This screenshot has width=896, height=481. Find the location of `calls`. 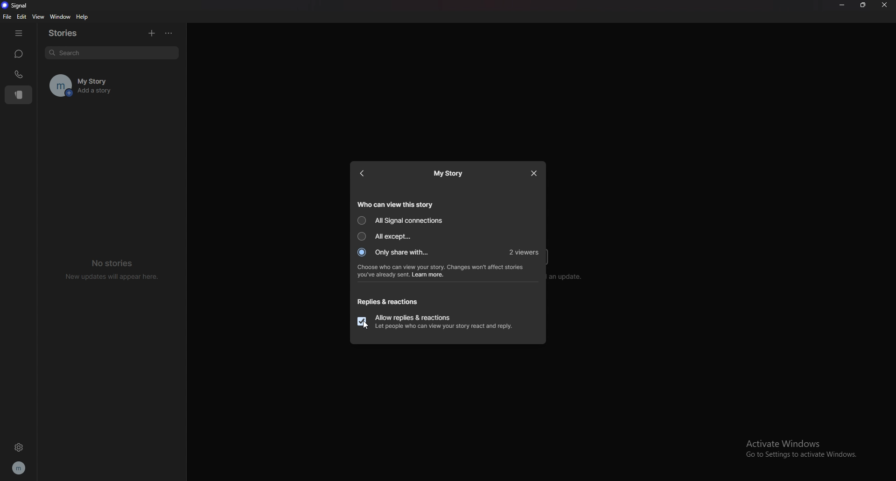

calls is located at coordinates (20, 74).